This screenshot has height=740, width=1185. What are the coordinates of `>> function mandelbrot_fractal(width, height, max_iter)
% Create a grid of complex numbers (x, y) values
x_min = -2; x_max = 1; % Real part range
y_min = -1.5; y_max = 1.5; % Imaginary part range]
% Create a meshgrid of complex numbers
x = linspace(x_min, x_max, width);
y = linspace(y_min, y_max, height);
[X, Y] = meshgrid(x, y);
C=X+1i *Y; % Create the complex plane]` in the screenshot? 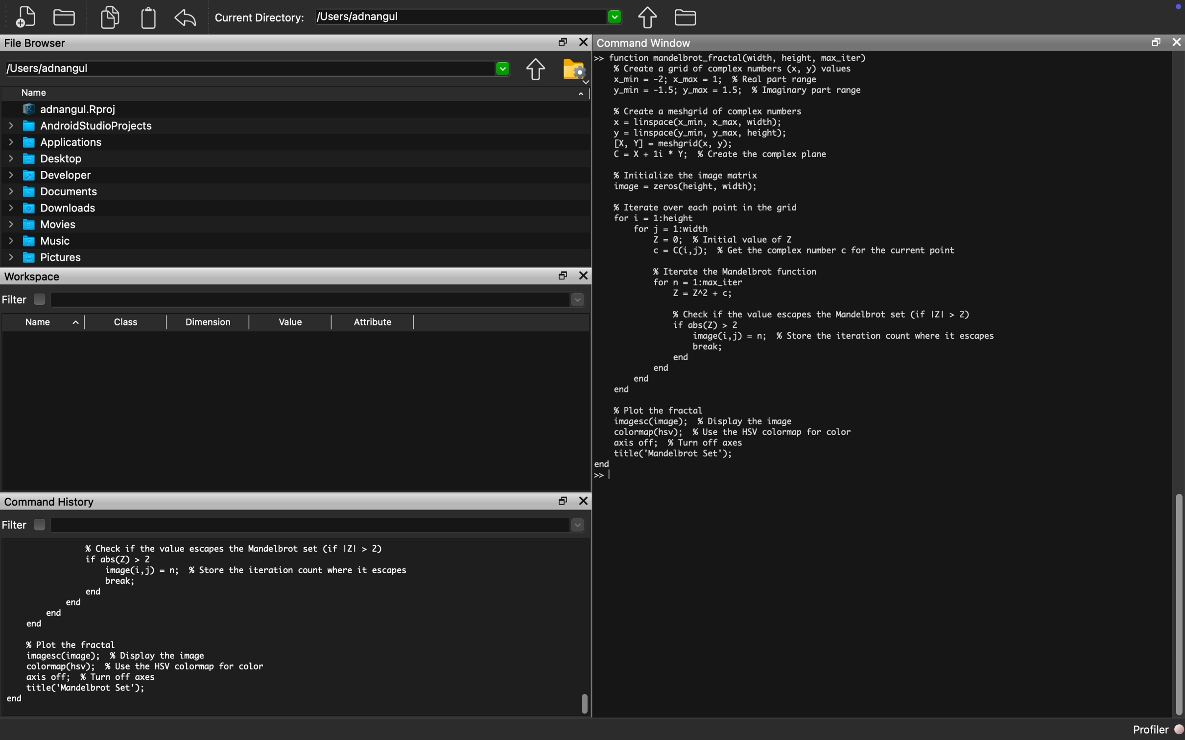 It's located at (737, 107).